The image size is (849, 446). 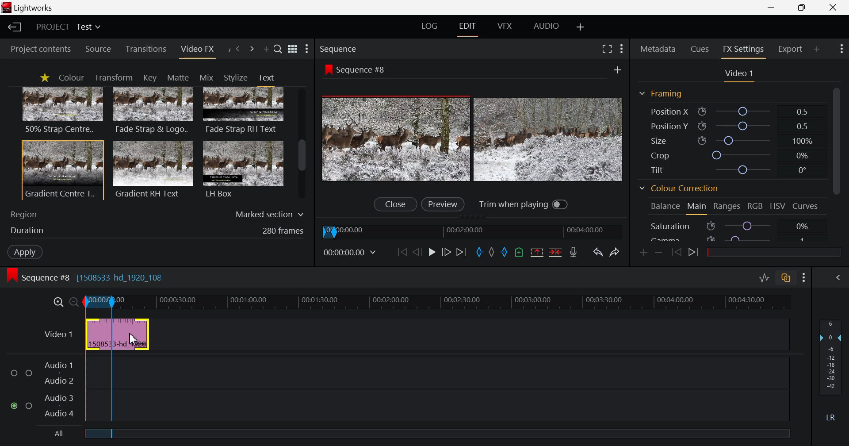 What do you see at coordinates (157, 212) in the screenshot?
I see `Region` at bounding box center [157, 212].